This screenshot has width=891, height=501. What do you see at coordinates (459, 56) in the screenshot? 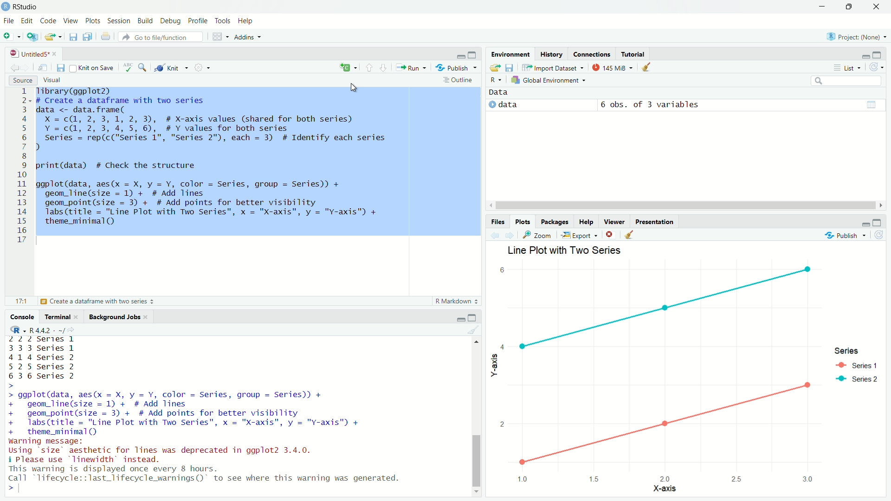
I see `Minimize` at bounding box center [459, 56].